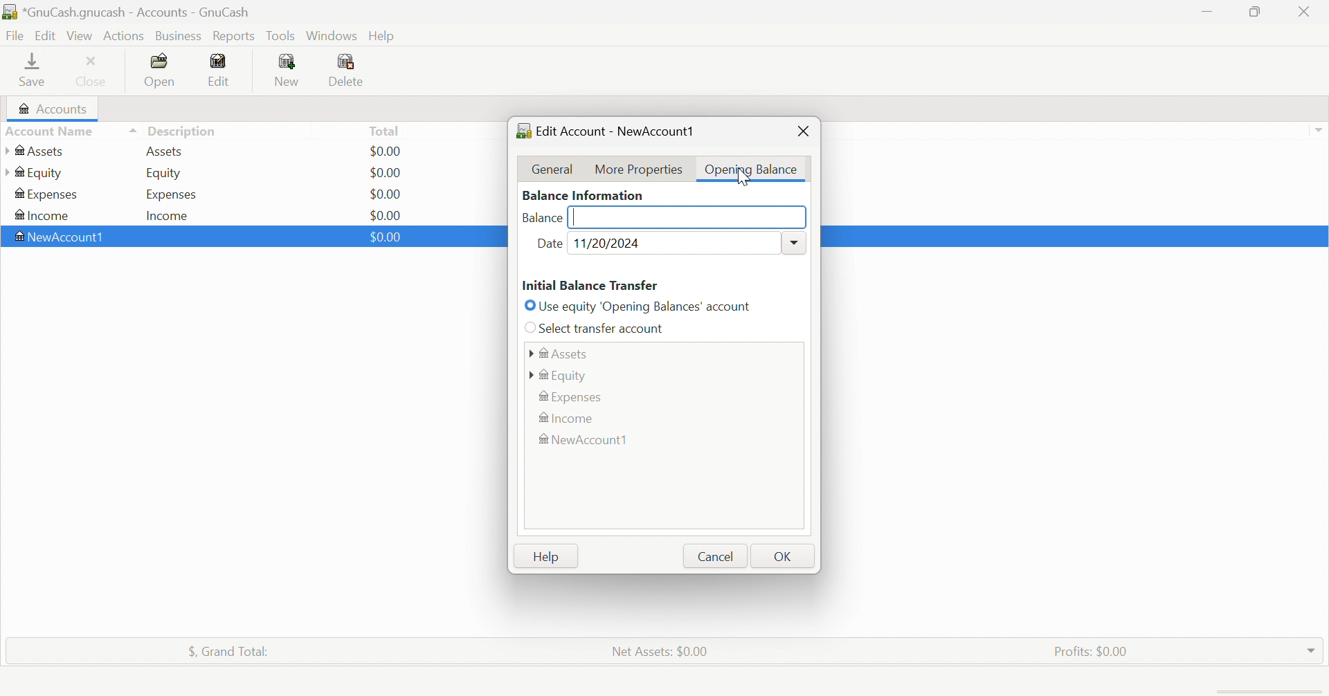 The width and height of the screenshot is (1329, 696). I want to click on Profits: $0.00, so click(1090, 650).